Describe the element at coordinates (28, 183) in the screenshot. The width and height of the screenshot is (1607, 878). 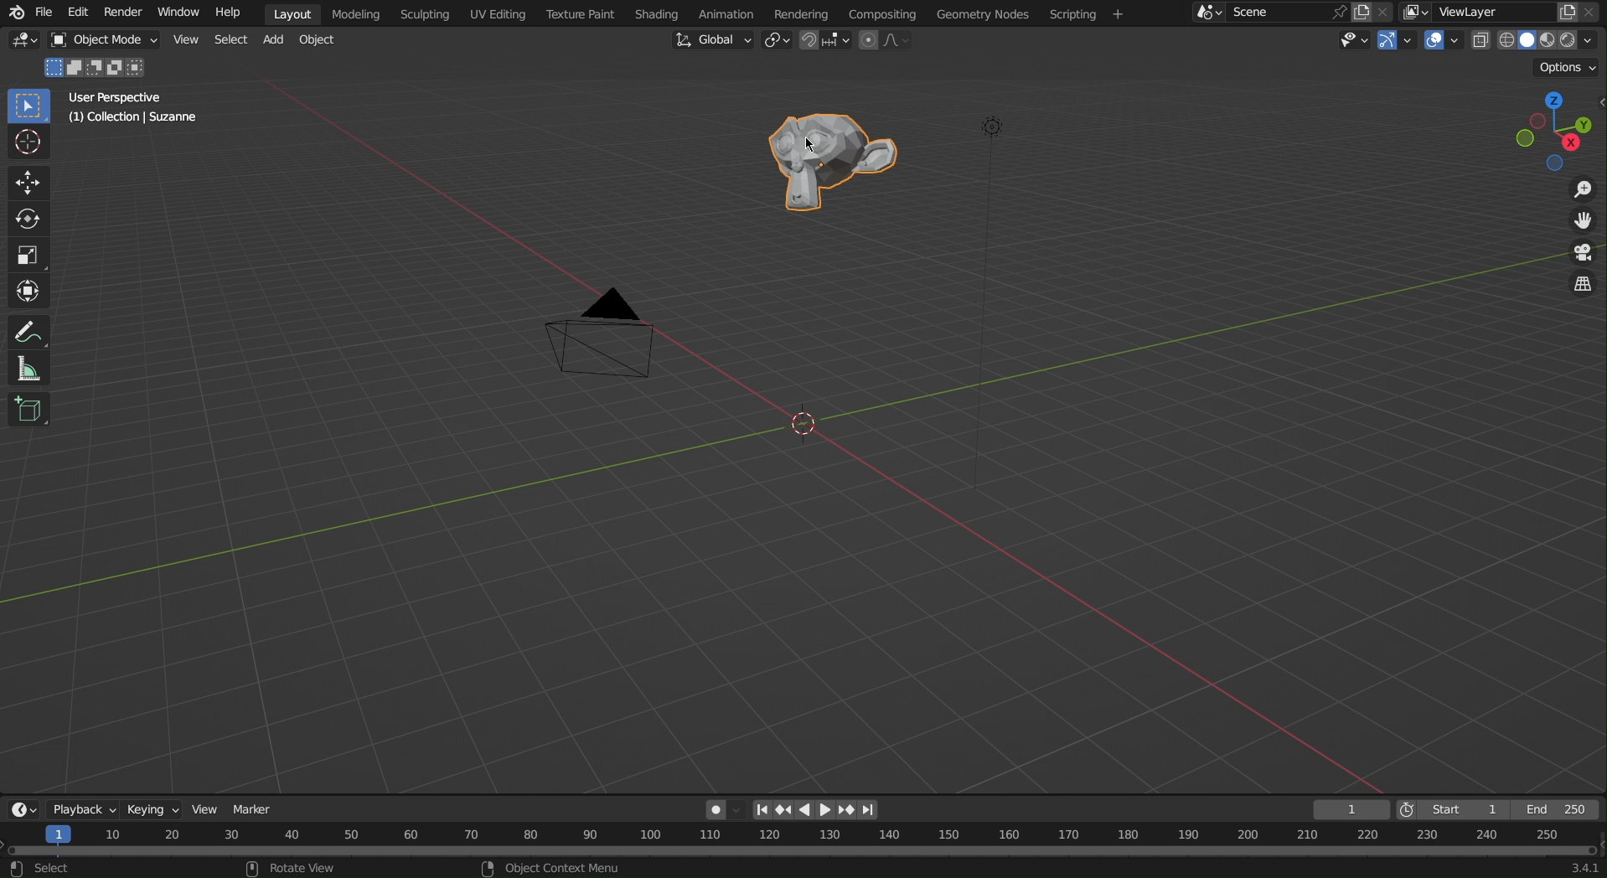
I see `Move` at that location.